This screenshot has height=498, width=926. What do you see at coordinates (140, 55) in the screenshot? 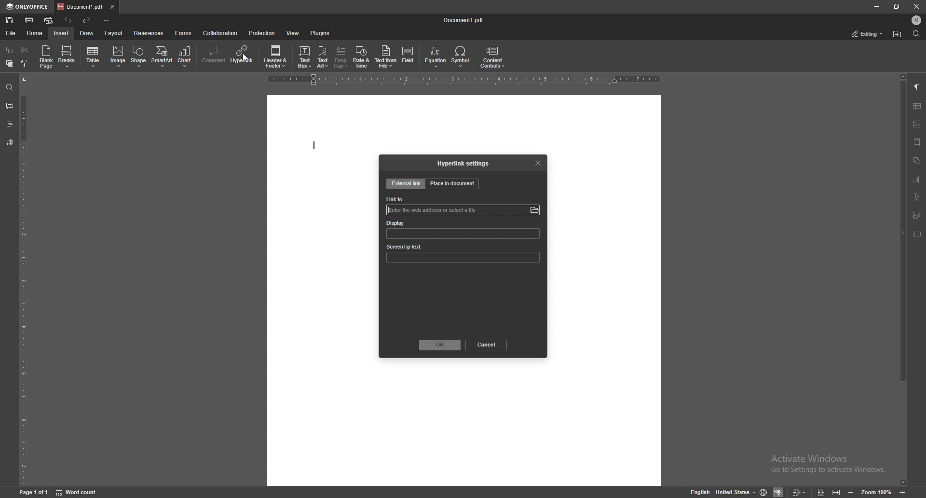
I see `shape` at bounding box center [140, 55].